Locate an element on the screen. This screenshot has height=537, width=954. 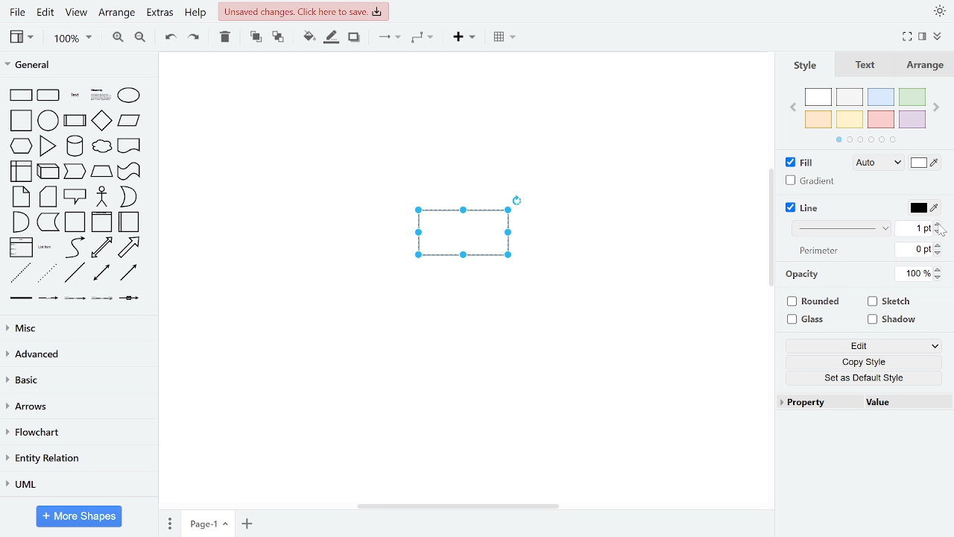
unsaved changes . Click here to save is located at coordinates (303, 11).